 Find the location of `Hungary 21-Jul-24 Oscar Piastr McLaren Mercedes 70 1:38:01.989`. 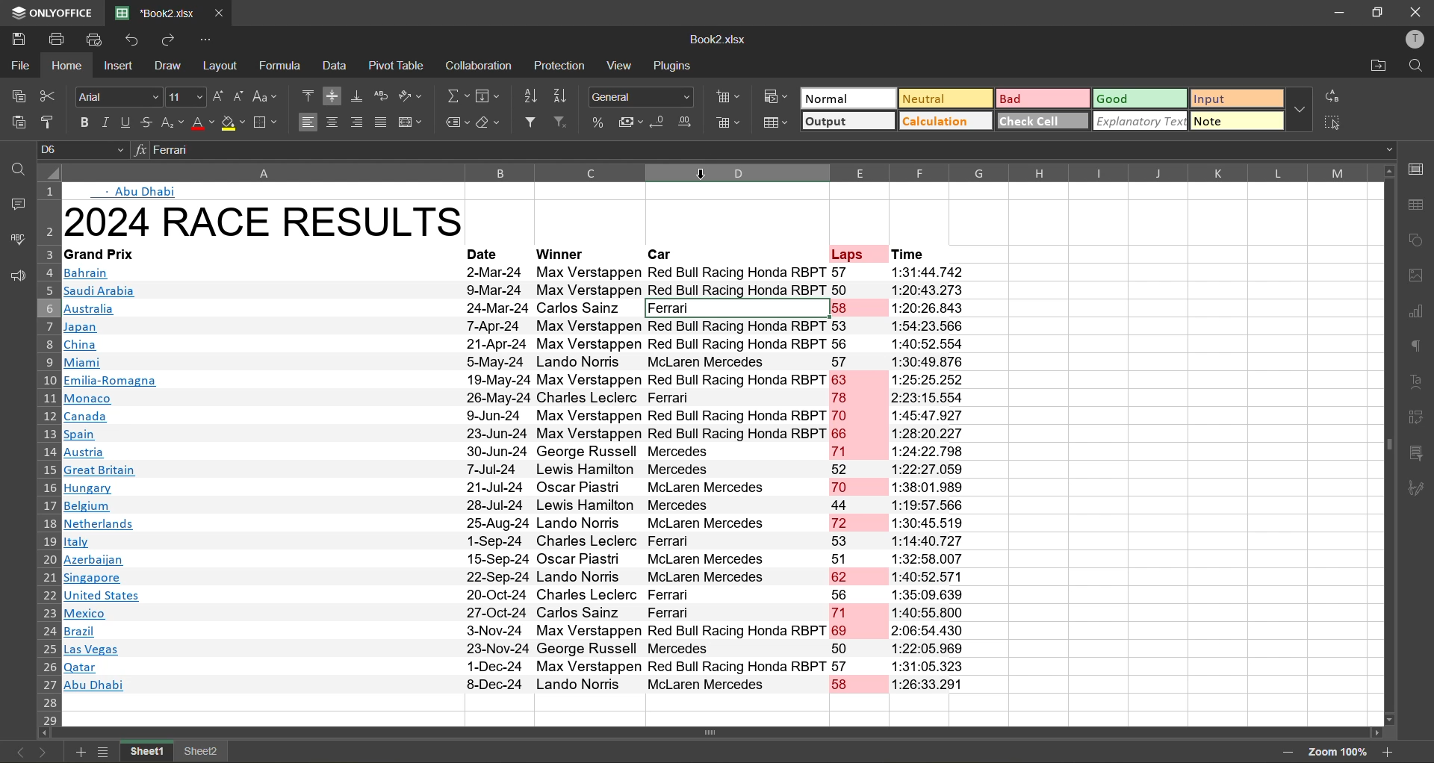

Hungary 21-Jul-24 Oscar Piastr McLaren Mercedes 70 1:38:01.989 is located at coordinates (518, 488).